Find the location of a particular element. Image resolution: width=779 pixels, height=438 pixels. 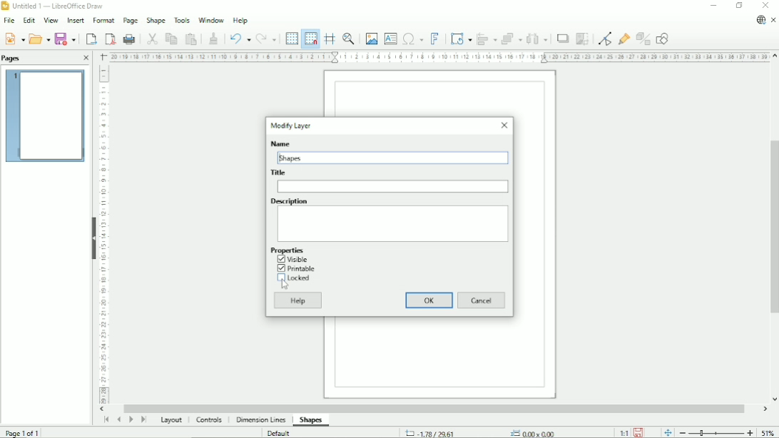

Pages is located at coordinates (14, 58).